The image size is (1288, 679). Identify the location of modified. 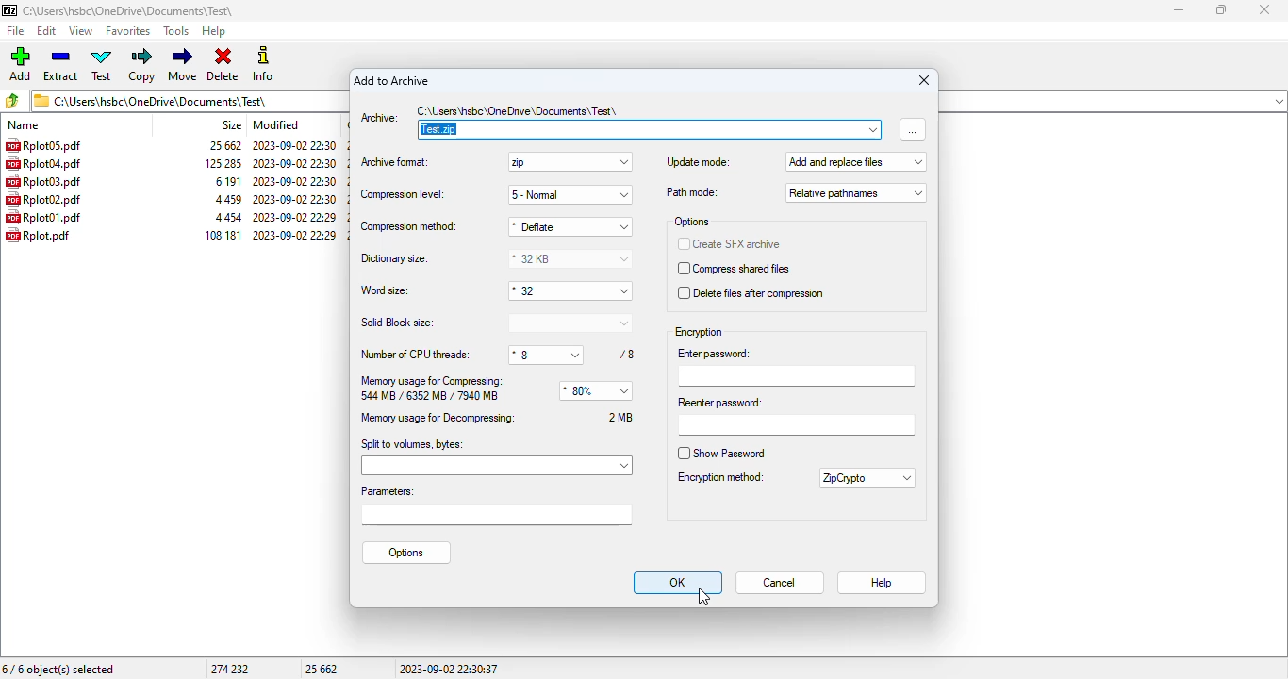
(276, 124).